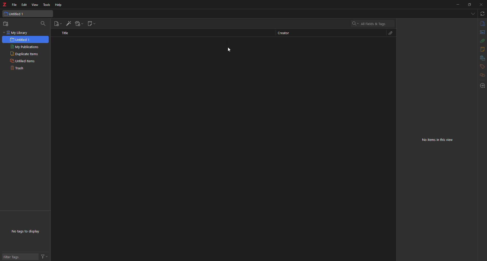 The height and width of the screenshot is (261, 487). Describe the element at coordinates (25, 69) in the screenshot. I see `trash` at that location.